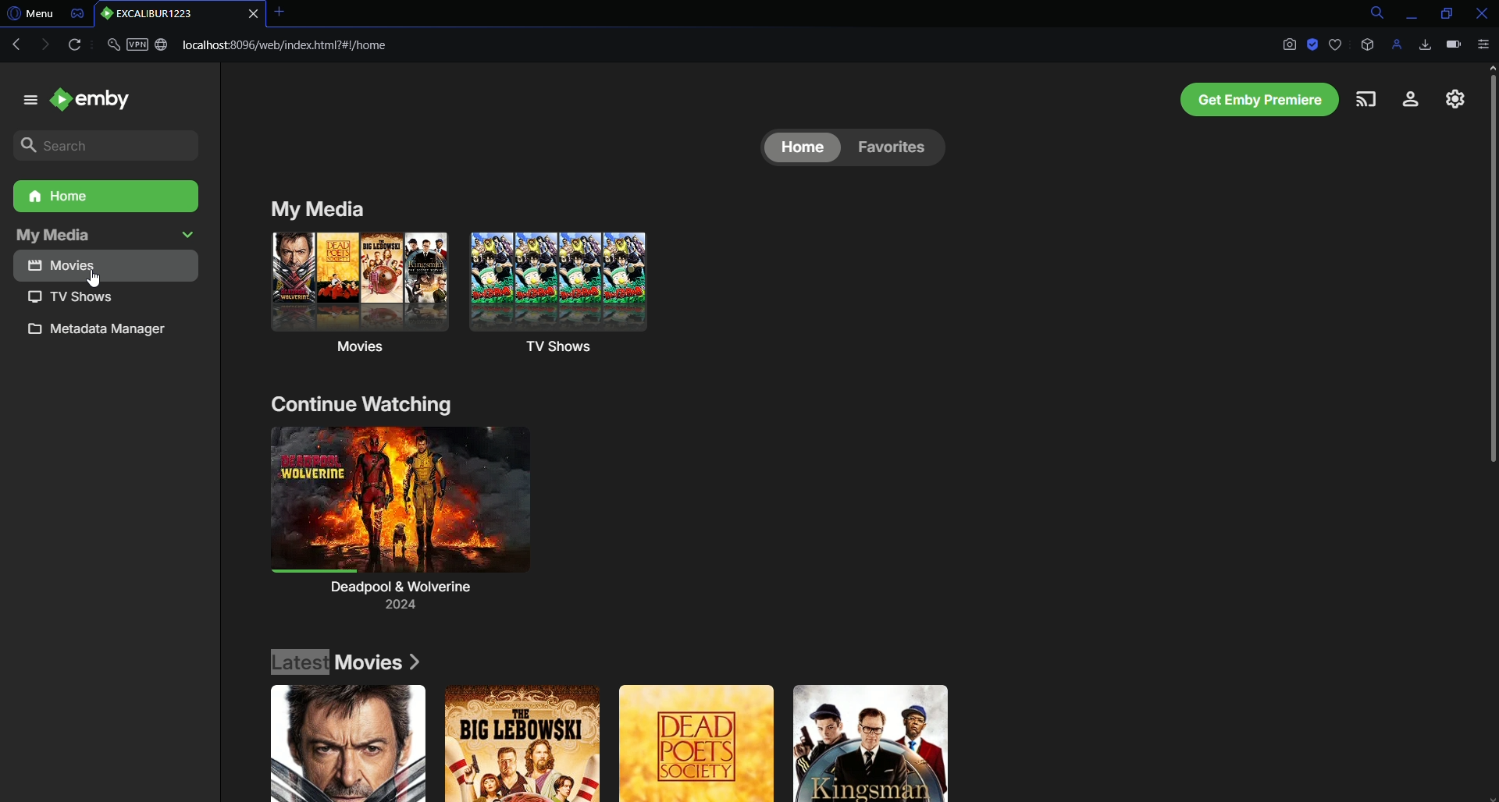  What do you see at coordinates (106, 266) in the screenshot?
I see `Movies` at bounding box center [106, 266].